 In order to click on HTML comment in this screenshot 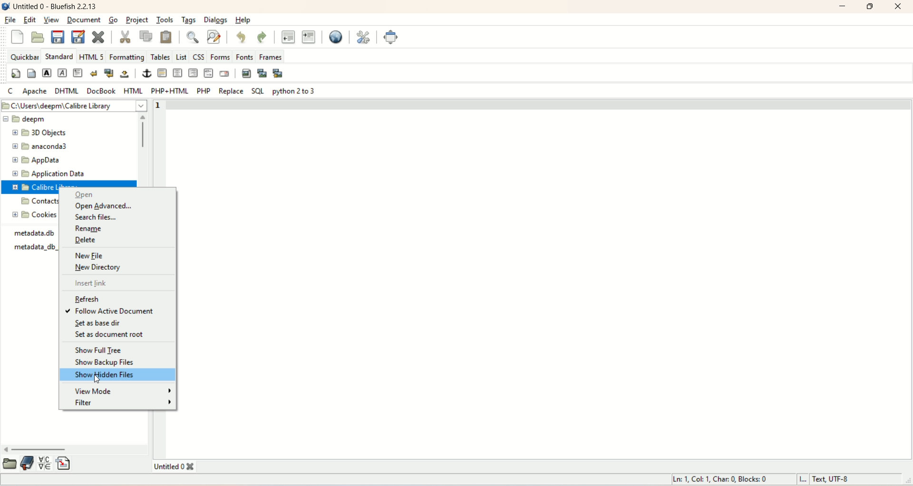, I will do `click(208, 73)`.